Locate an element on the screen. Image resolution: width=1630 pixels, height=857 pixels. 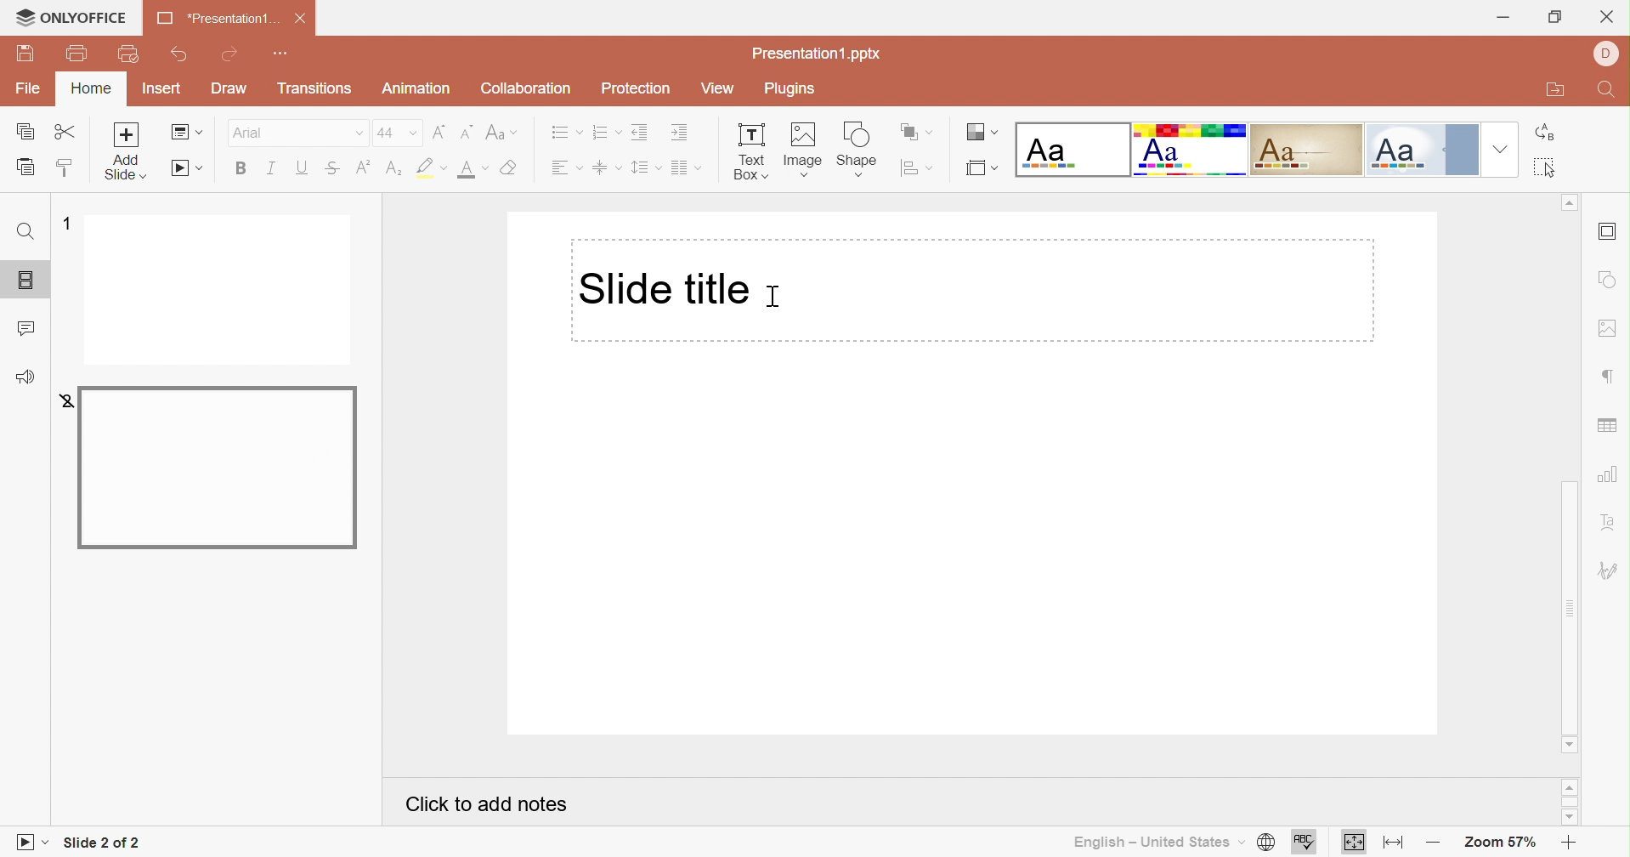
Print file is located at coordinates (78, 54).